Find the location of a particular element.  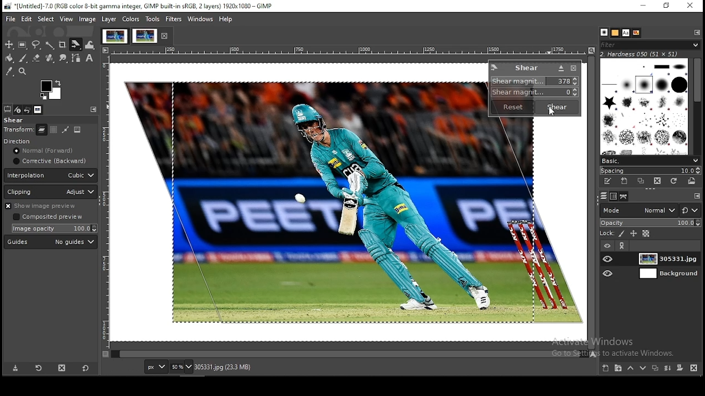

layer visibility on/off is located at coordinates (609, 273).